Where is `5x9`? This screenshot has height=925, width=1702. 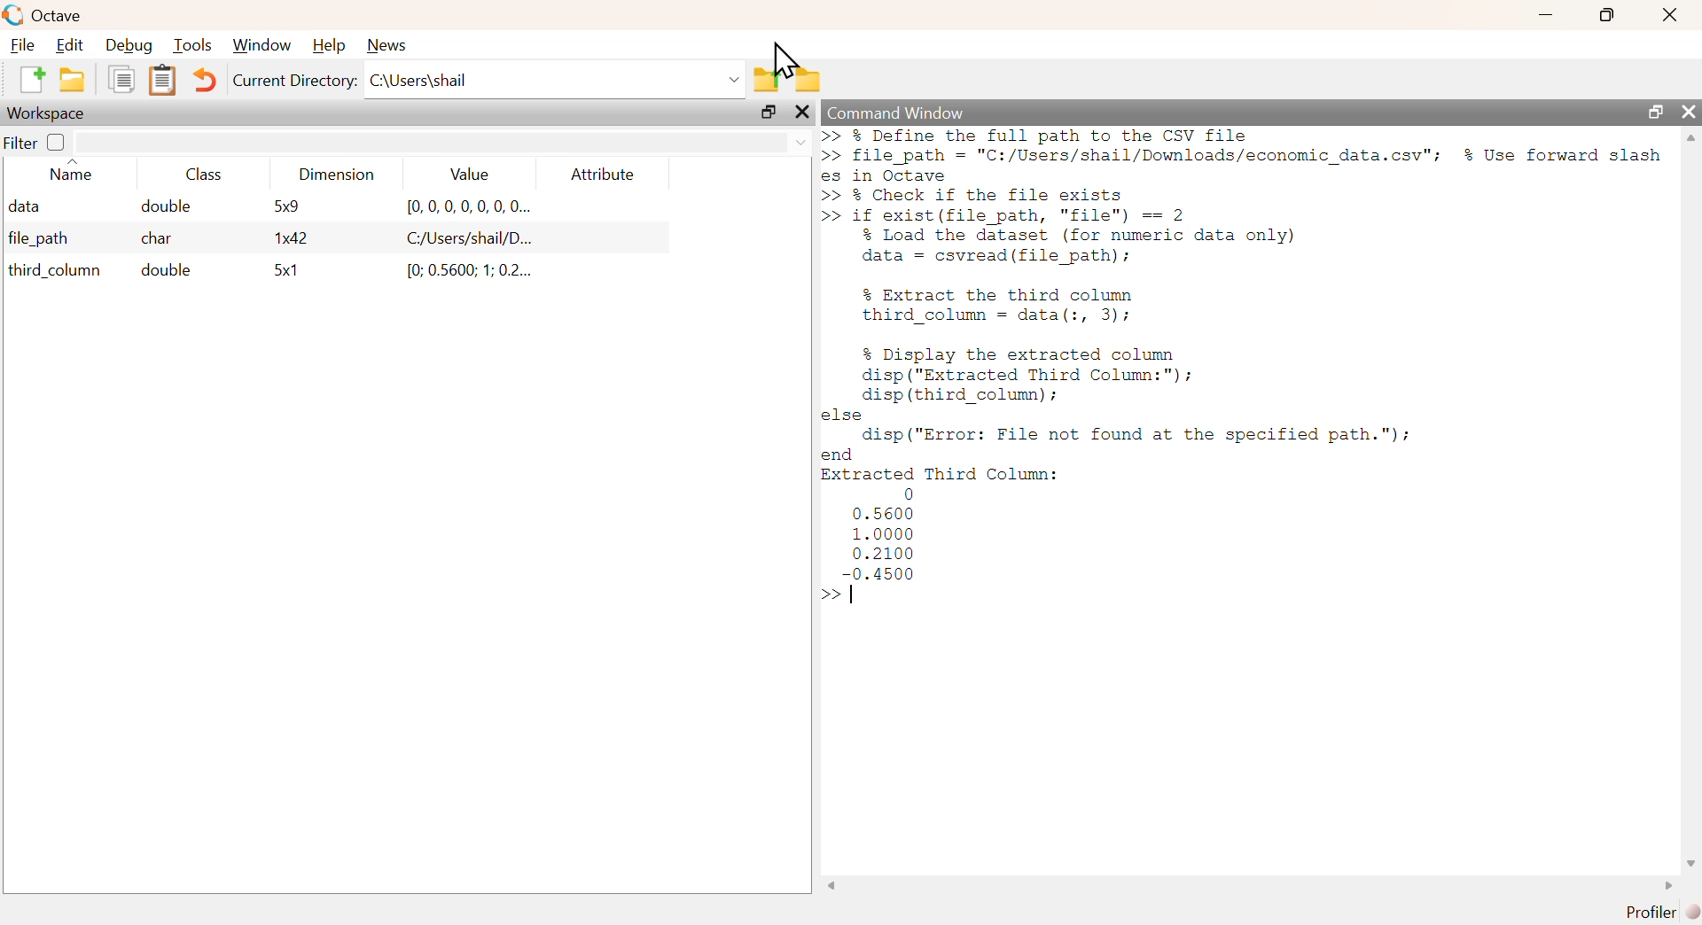 5x9 is located at coordinates (276, 209).